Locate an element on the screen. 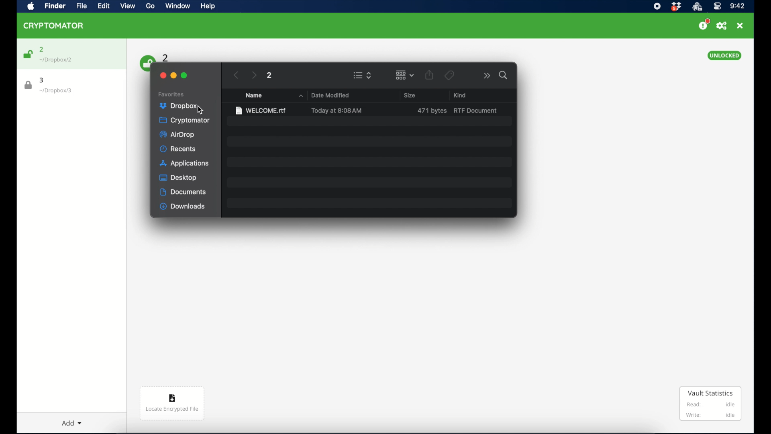  view options is located at coordinates (362, 75).